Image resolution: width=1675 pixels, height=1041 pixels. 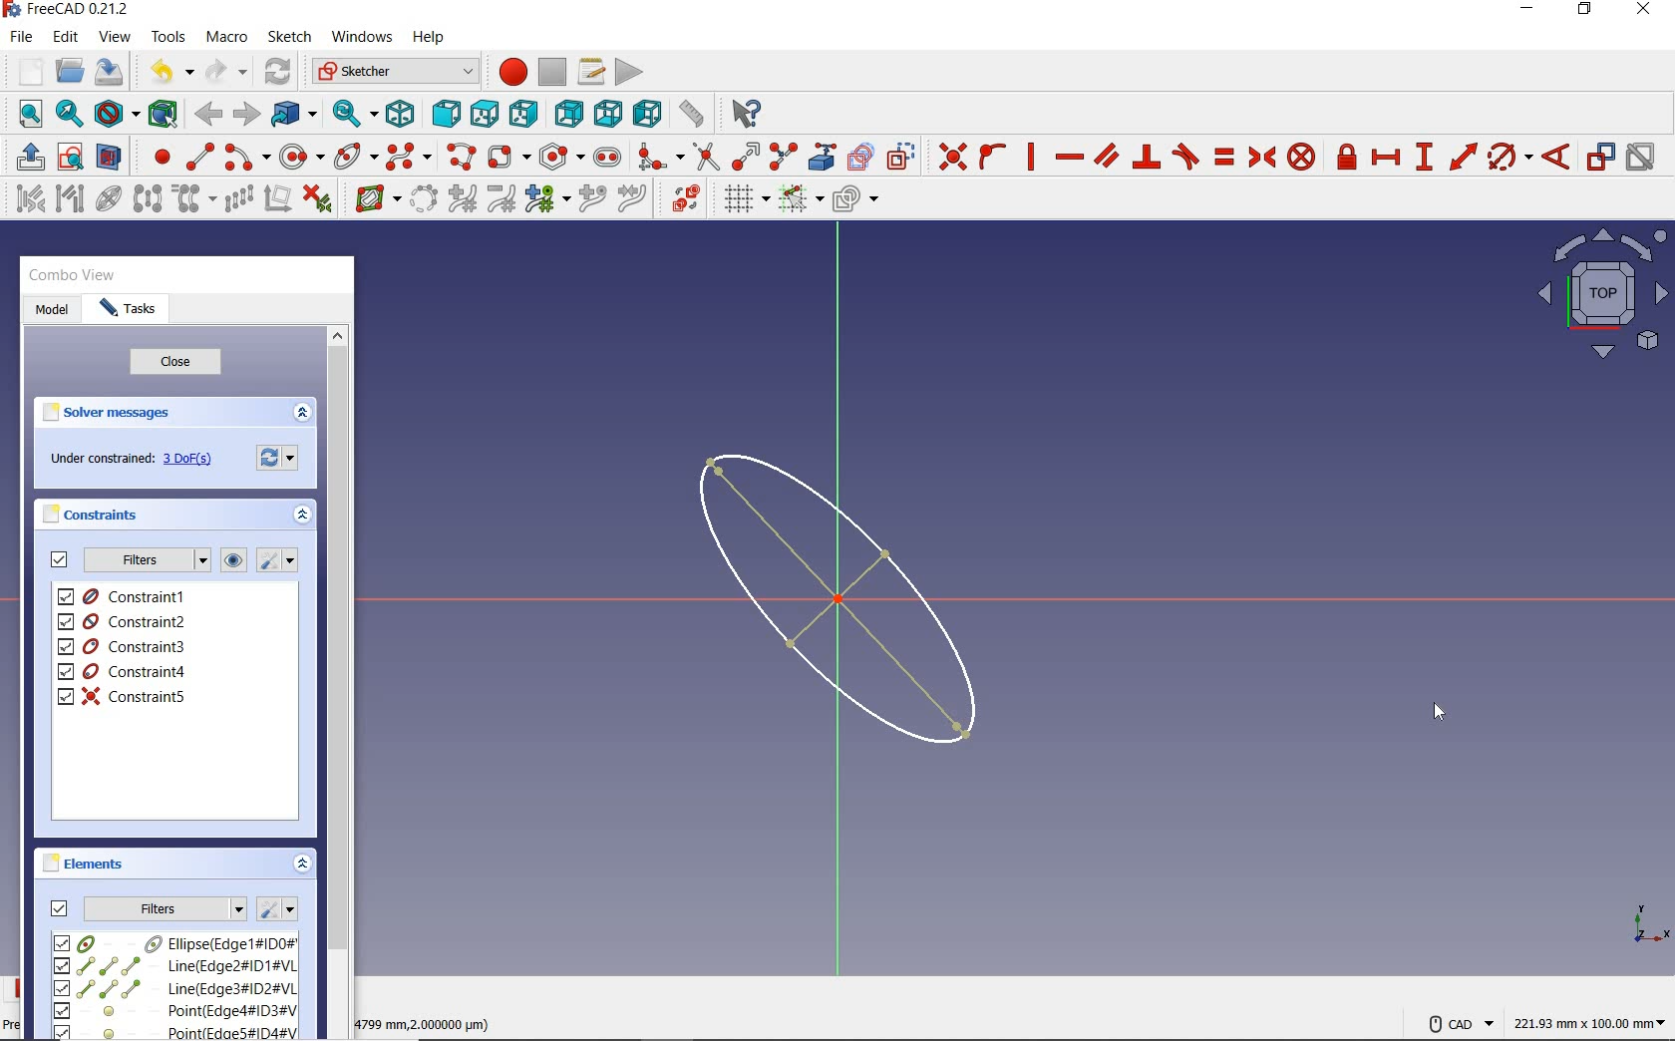 What do you see at coordinates (746, 155) in the screenshot?
I see `extend edge` at bounding box center [746, 155].